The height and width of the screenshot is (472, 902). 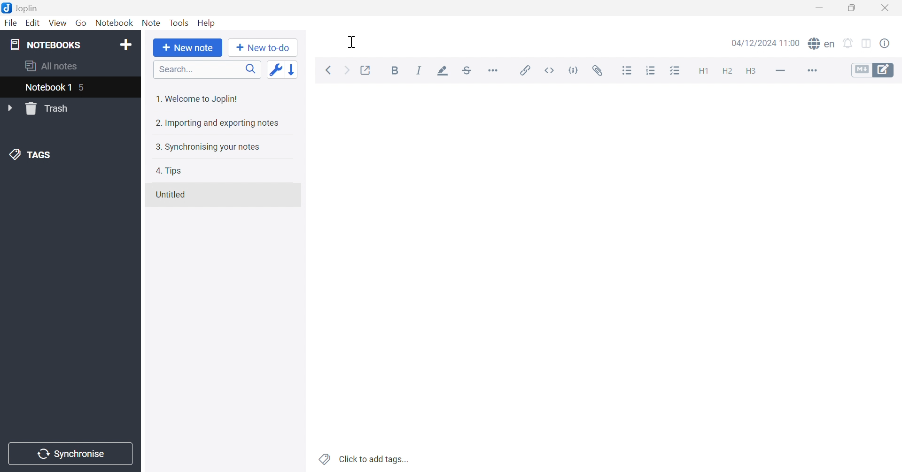 What do you see at coordinates (126, 44) in the screenshot?
I see `Add notebook` at bounding box center [126, 44].